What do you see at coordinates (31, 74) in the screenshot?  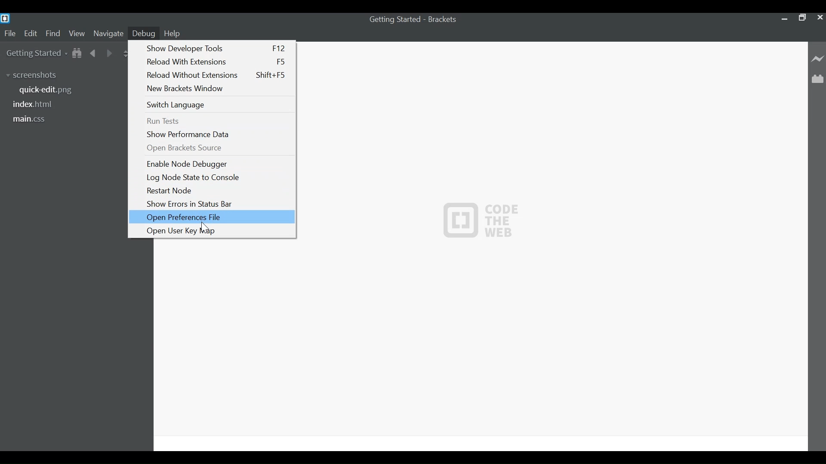 I see `screenshots` at bounding box center [31, 74].